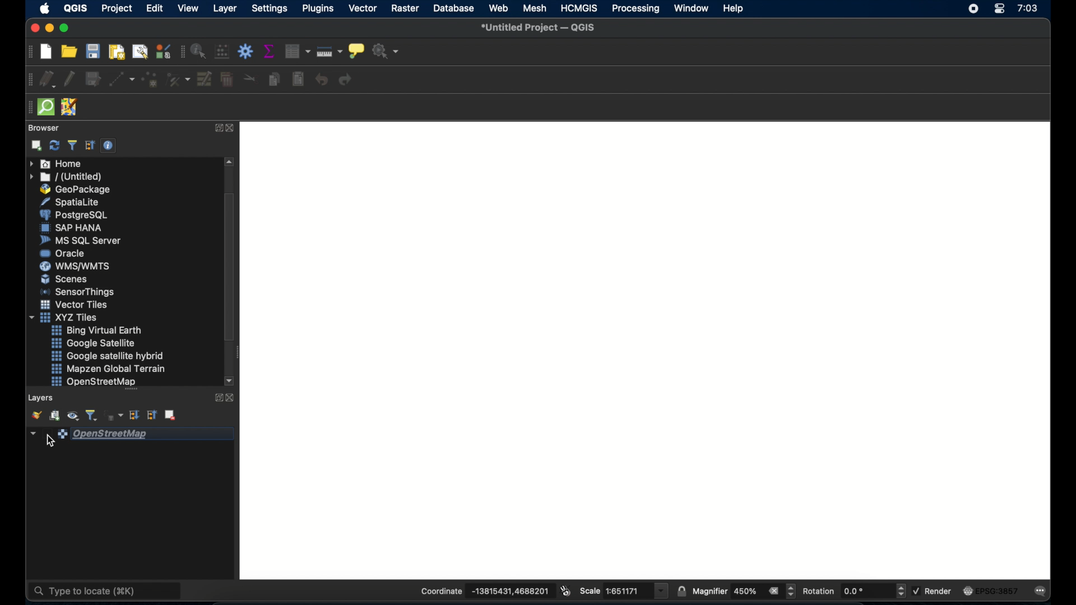  Describe the element at coordinates (64, 253) in the screenshot. I see `oracle` at that location.